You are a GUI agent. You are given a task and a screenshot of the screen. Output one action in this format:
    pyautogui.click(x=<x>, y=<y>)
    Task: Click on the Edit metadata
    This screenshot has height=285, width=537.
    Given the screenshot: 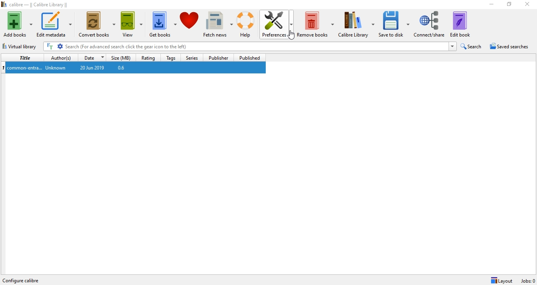 What is the action you would take?
    pyautogui.click(x=55, y=24)
    